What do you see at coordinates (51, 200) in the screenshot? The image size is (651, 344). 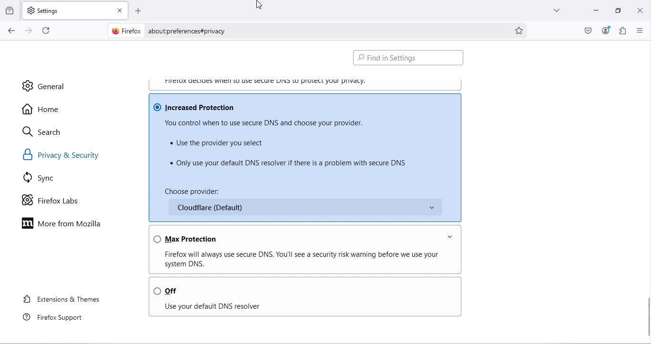 I see `Firefox labs` at bounding box center [51, 200].